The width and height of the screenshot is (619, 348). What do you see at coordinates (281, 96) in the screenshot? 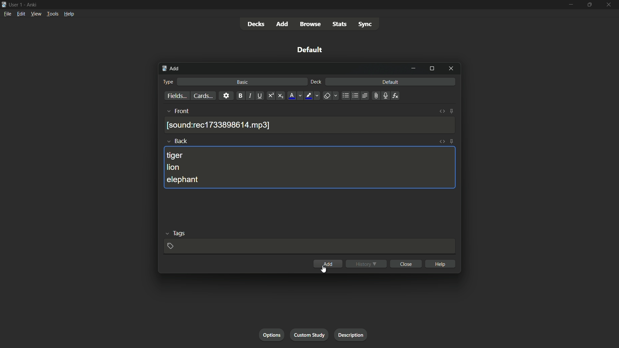
I see `subscript` at bounding box center [281, 96].